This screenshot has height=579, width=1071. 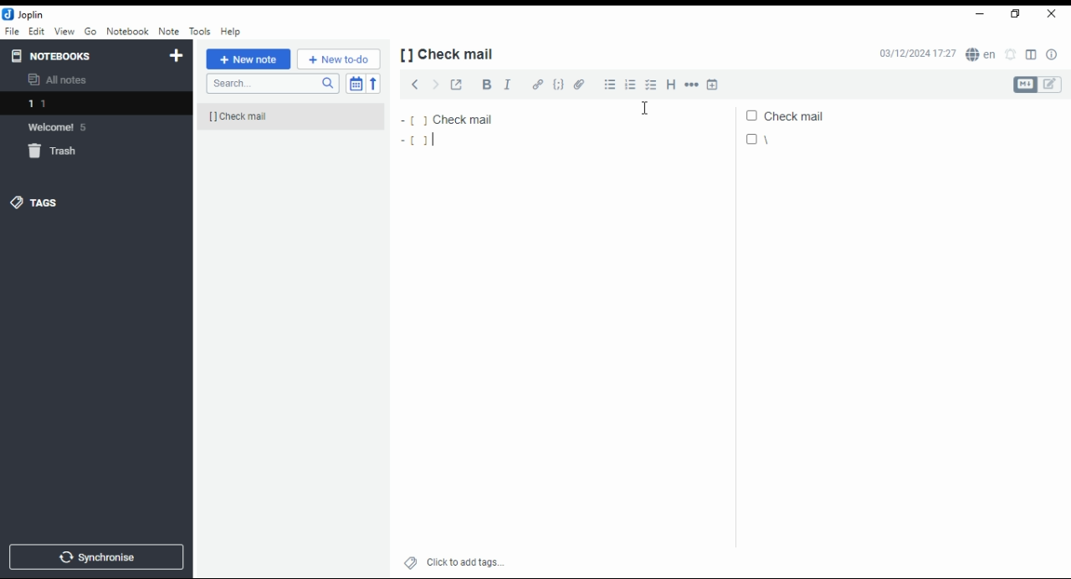 I want to click on note, so click(x=168, y=32).